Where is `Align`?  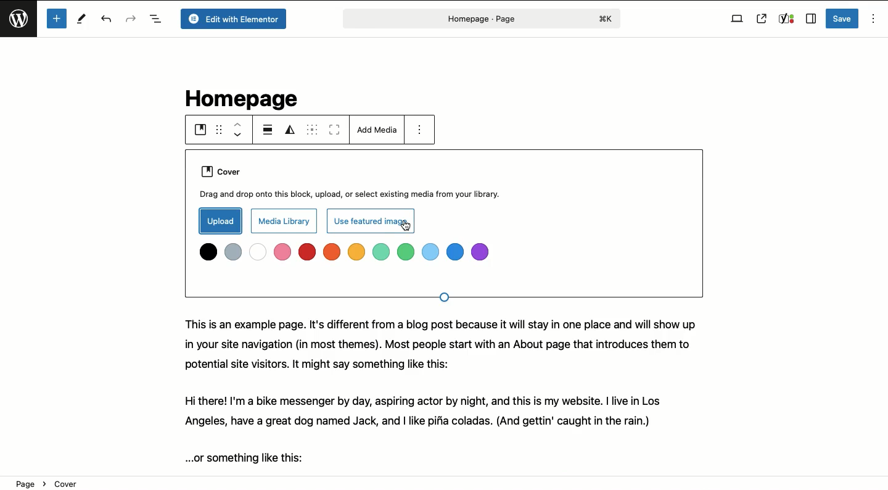
Align is located at coordinates (266, 130).